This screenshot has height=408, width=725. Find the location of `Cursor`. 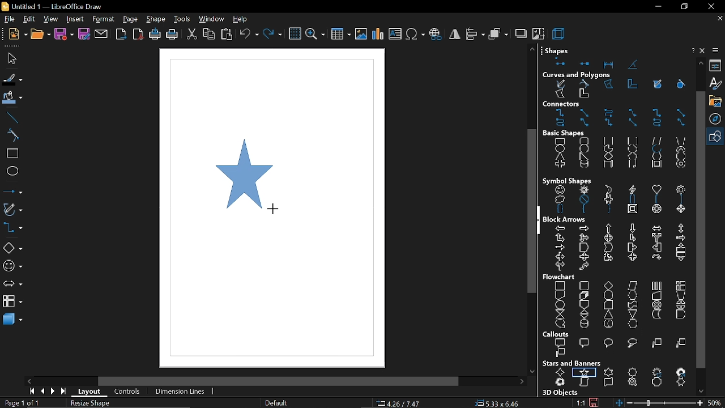

Cursor is located at coordinates (275, 210).